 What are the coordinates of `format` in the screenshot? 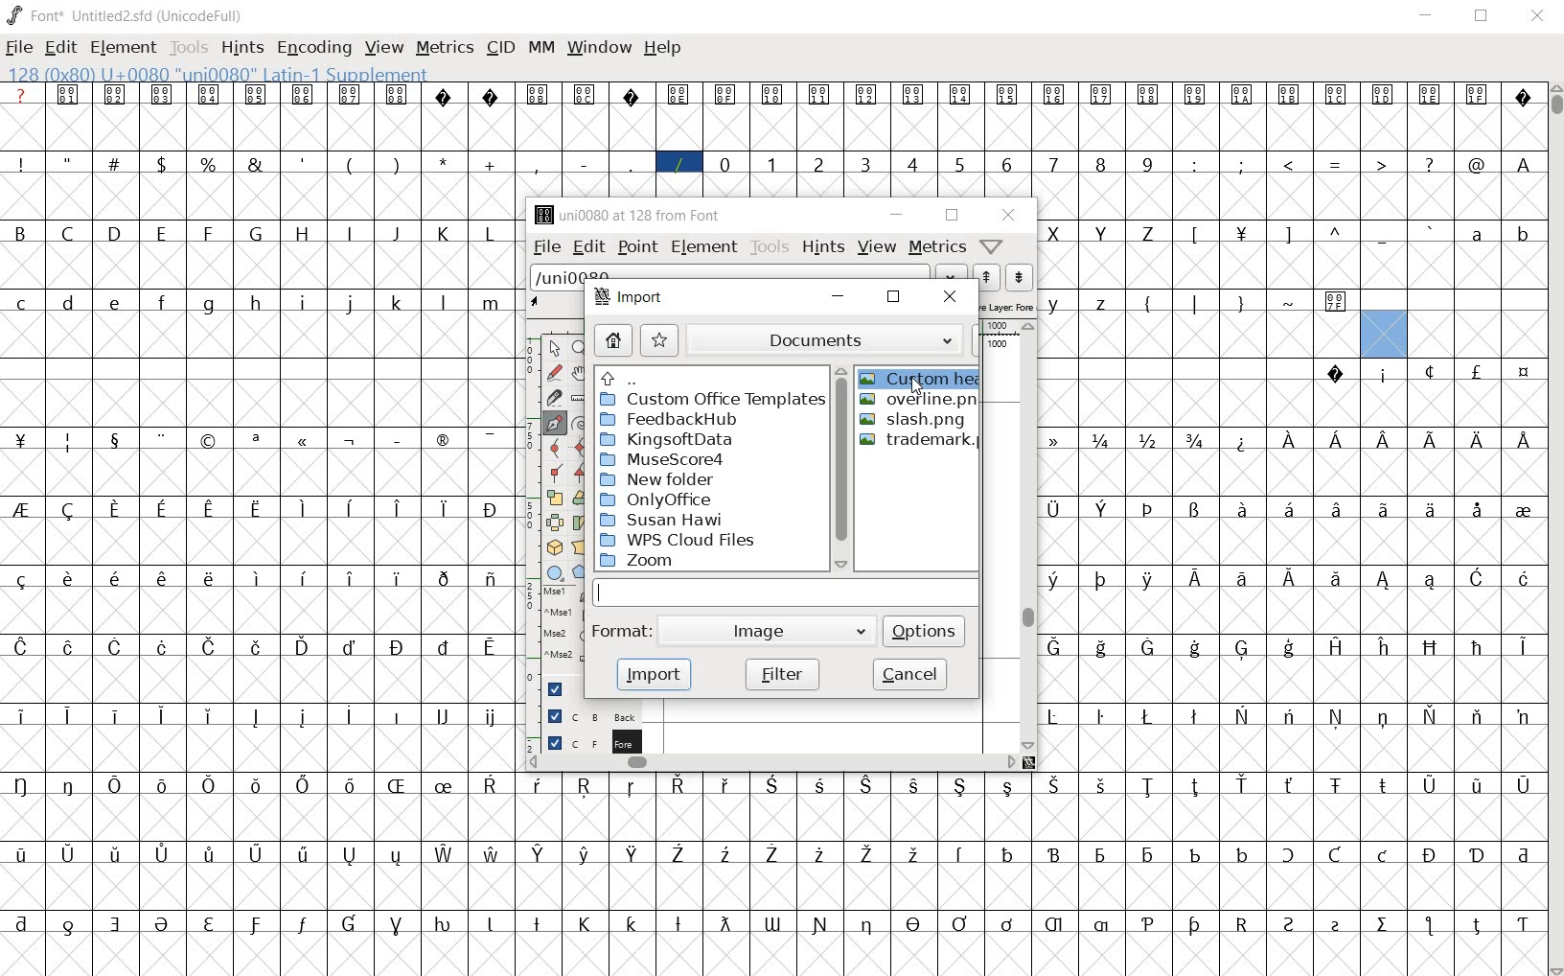 It's located at (731, 630).